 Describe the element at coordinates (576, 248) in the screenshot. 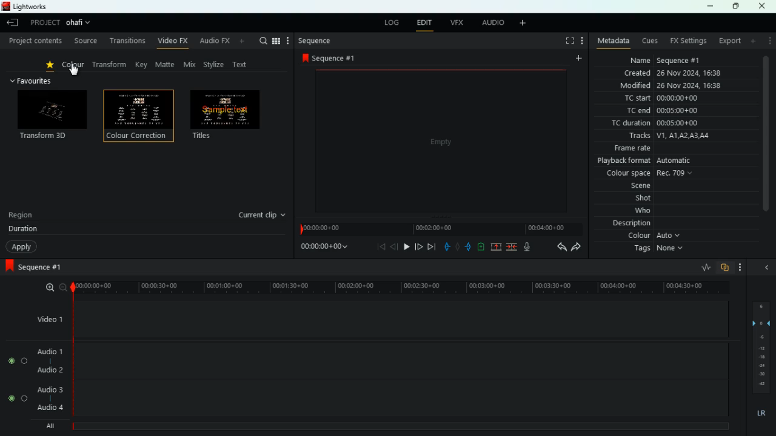

I see `forward` at that location.